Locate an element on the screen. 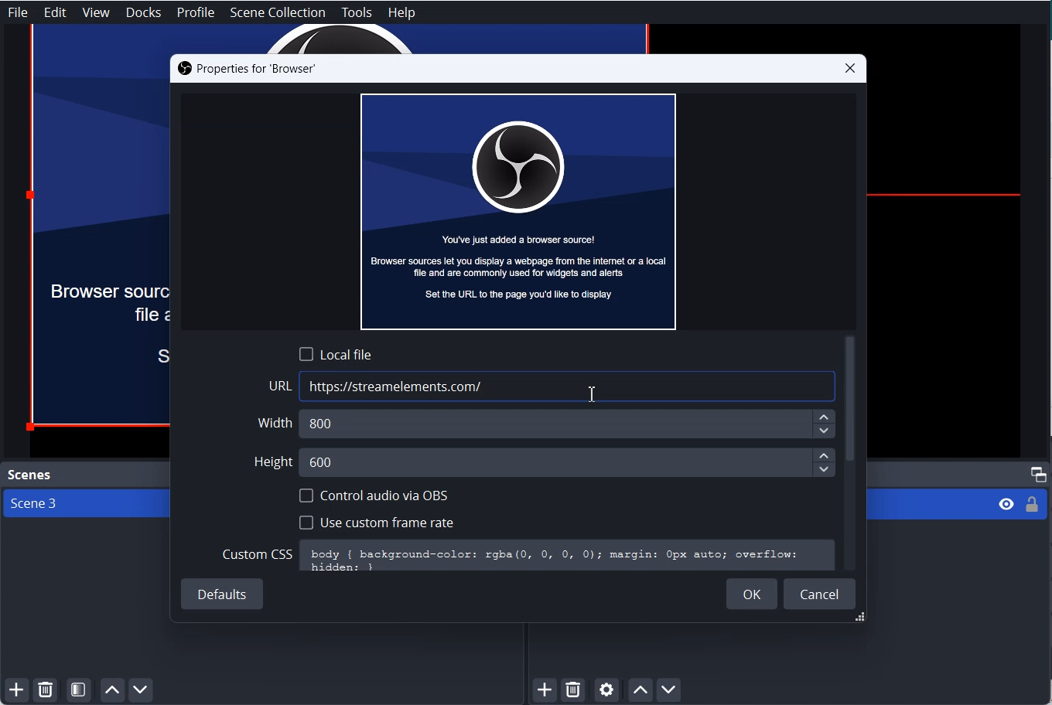 Image resolution: width=1052 pixels, height=705 pixels. Add Source is located at coordinates (546, 690).